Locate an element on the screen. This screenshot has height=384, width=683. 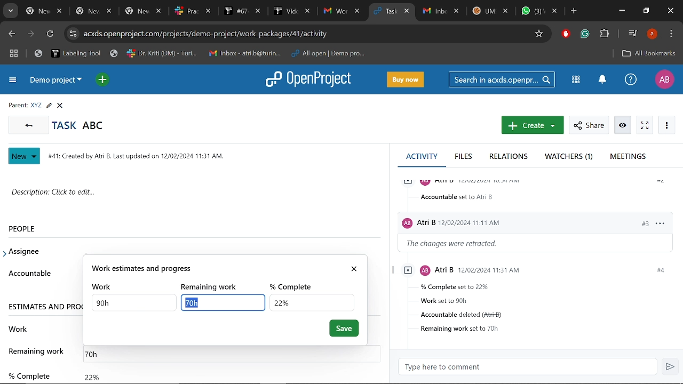
Tab groups is located at coordinates (14, 54).